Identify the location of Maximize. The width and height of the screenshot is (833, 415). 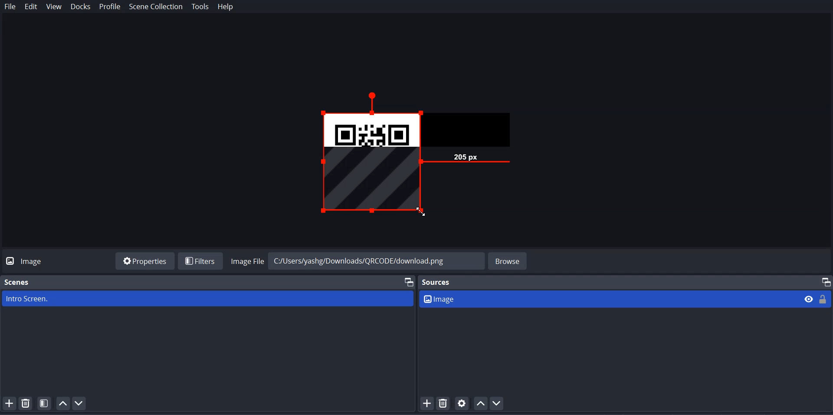
(407, 281).